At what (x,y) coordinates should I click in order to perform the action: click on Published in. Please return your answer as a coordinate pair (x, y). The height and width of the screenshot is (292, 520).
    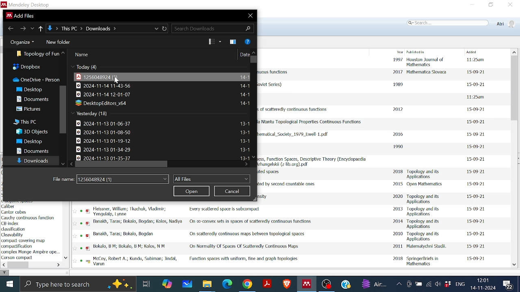
    Looking at the image, I should click on (416, 52).